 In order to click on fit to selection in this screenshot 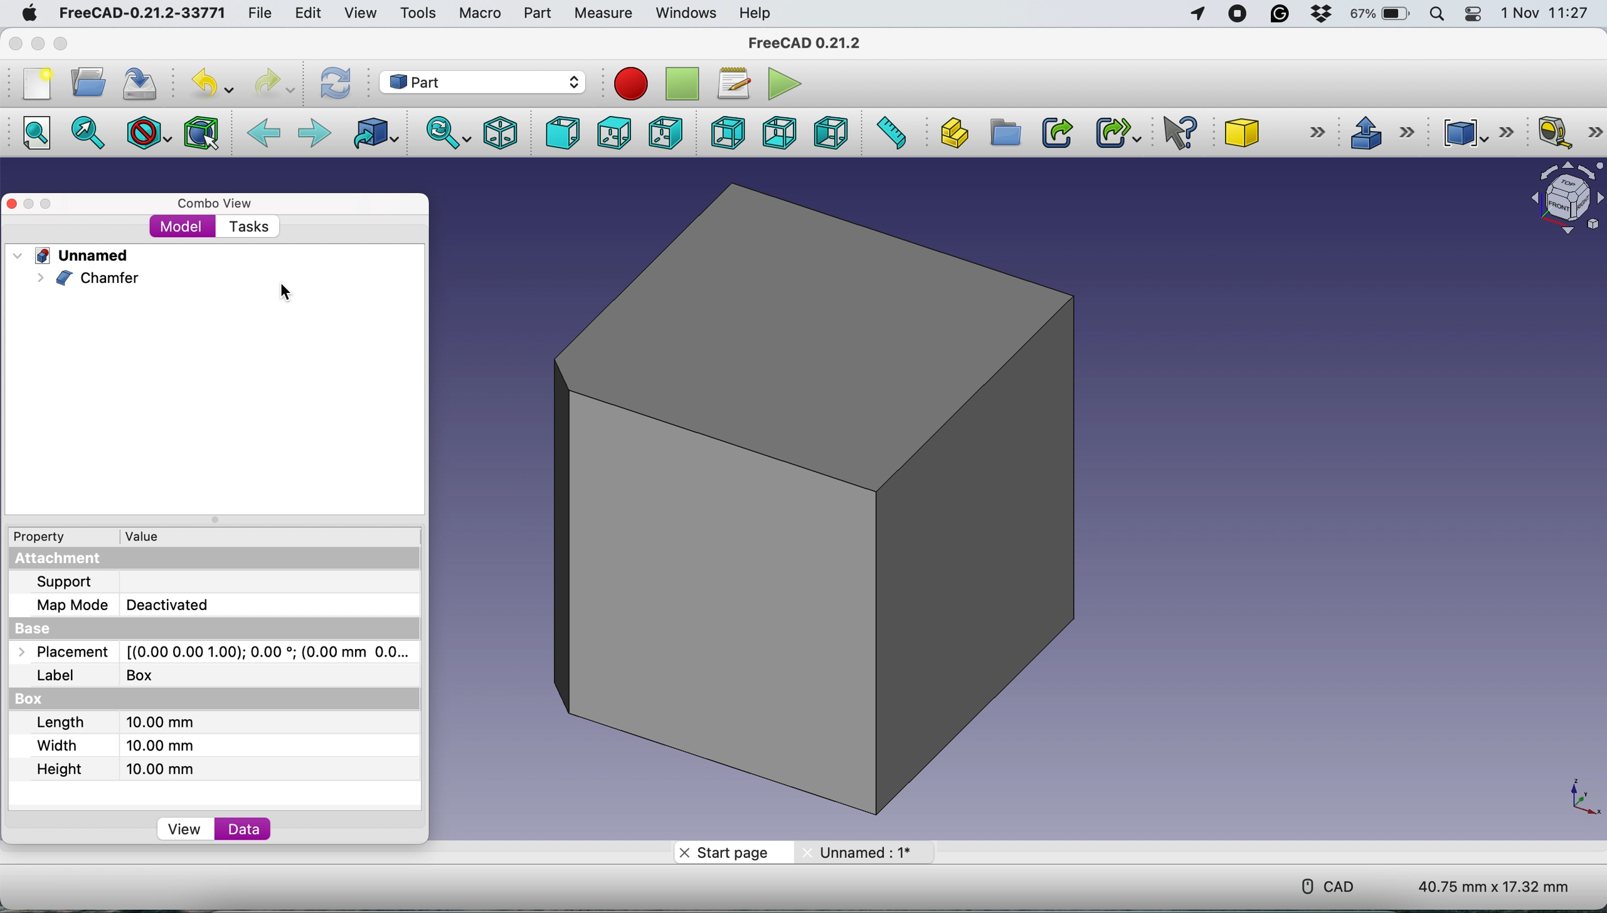, I will do `click(88, 132)`.